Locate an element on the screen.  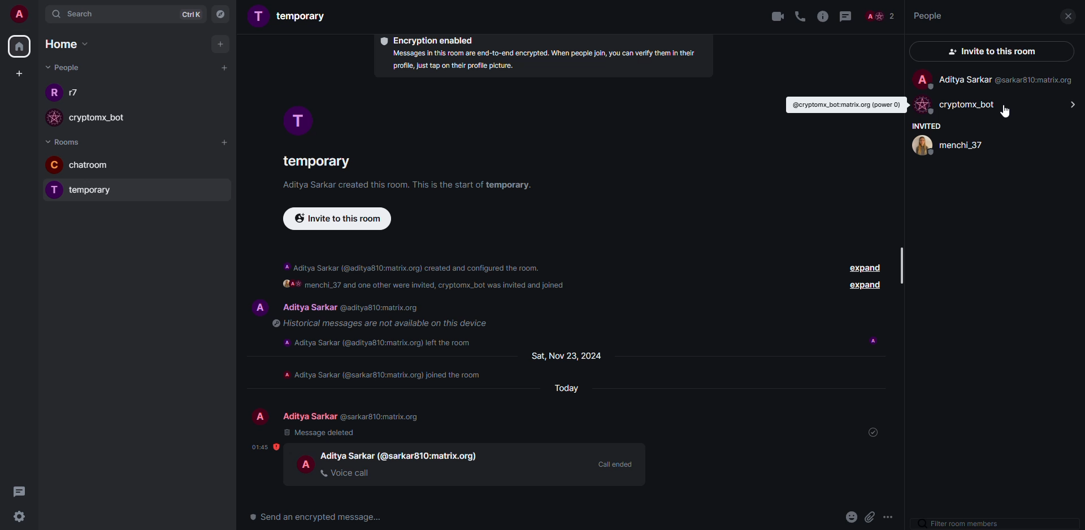
encryption enabled is located at coordinates (431, 40).